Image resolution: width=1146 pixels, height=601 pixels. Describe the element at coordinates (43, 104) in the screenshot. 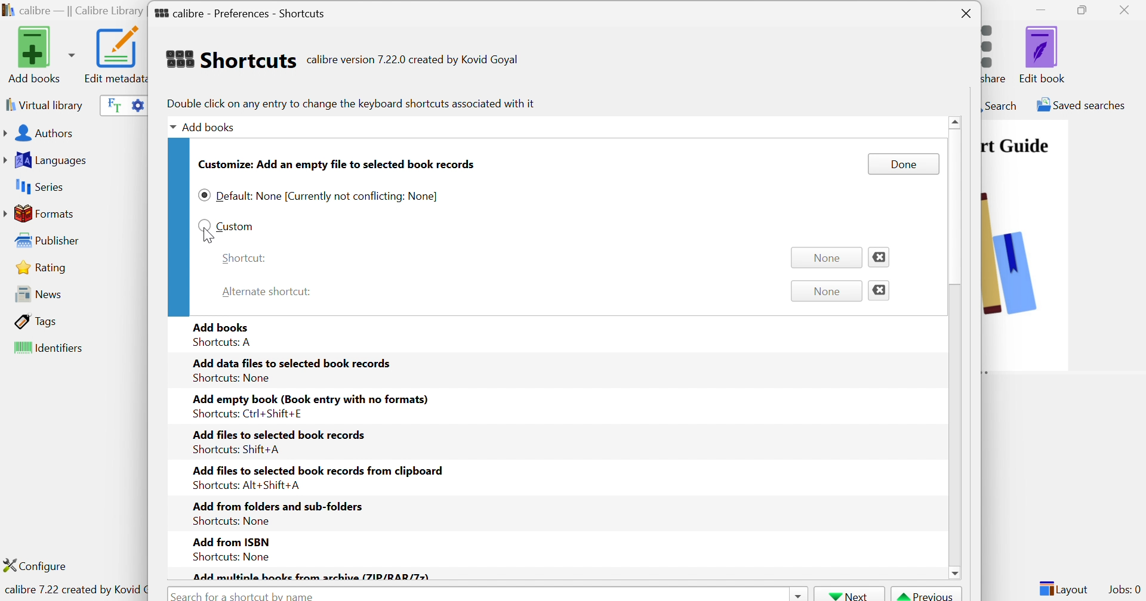

I see `Virtual library` at that location.